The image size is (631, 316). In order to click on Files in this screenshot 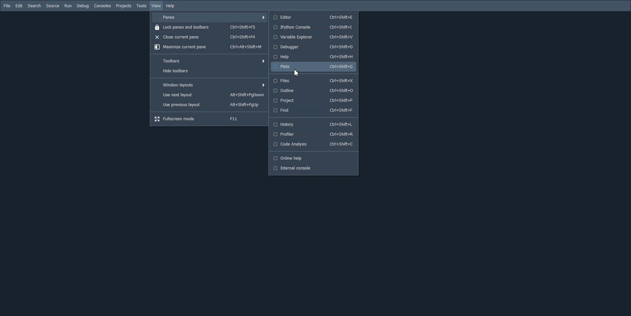, I will do `click(314, 81)`.